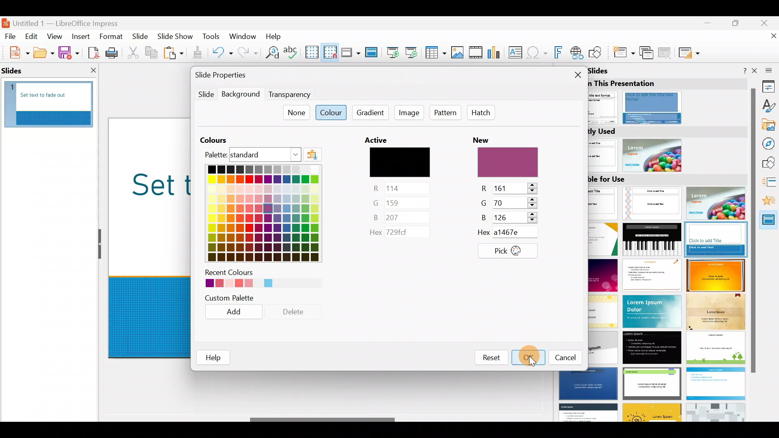 This screenshot has height=438, width=779. Describe the element at coordinates (769, 163) in the screenshot. I see `Shapes` at that location.